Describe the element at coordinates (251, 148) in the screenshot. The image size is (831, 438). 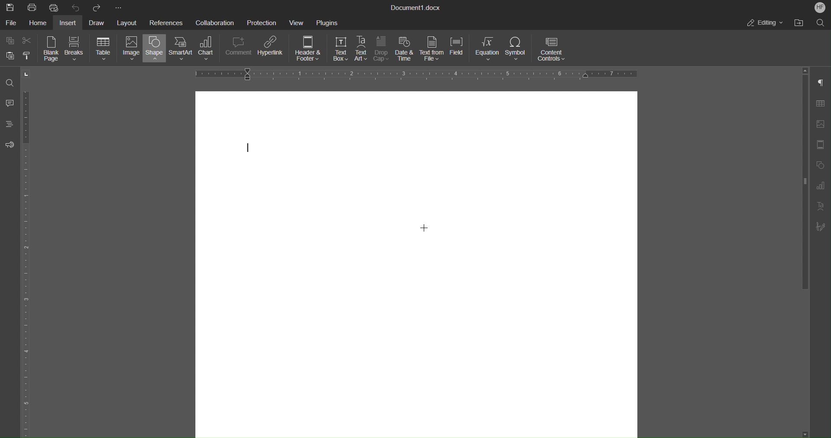
I see `Text cursor` at that location.